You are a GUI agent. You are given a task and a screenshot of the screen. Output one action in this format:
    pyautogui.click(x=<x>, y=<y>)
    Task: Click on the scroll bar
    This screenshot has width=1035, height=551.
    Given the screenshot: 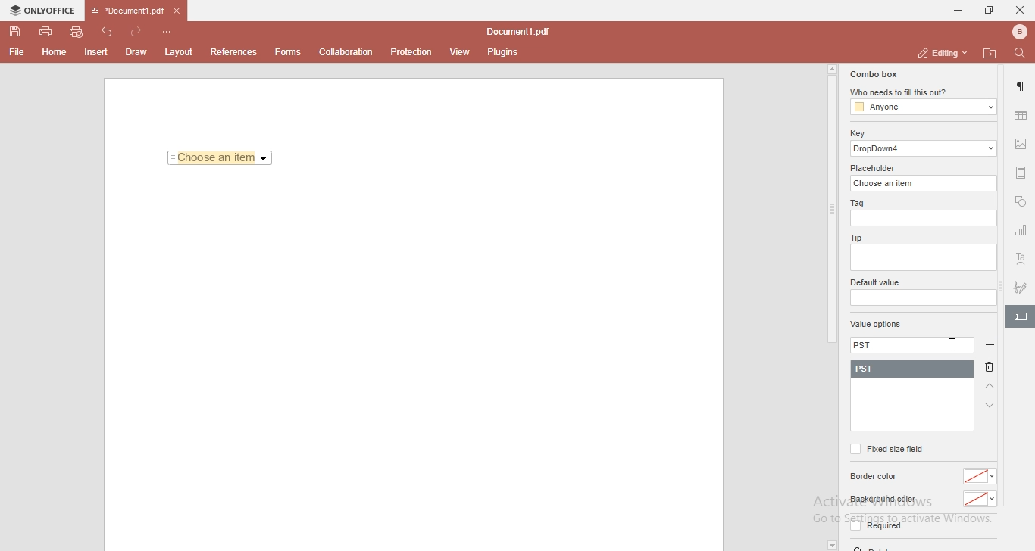 What is the action you would take?
    pyautogui.click(x=831, y=204)
    